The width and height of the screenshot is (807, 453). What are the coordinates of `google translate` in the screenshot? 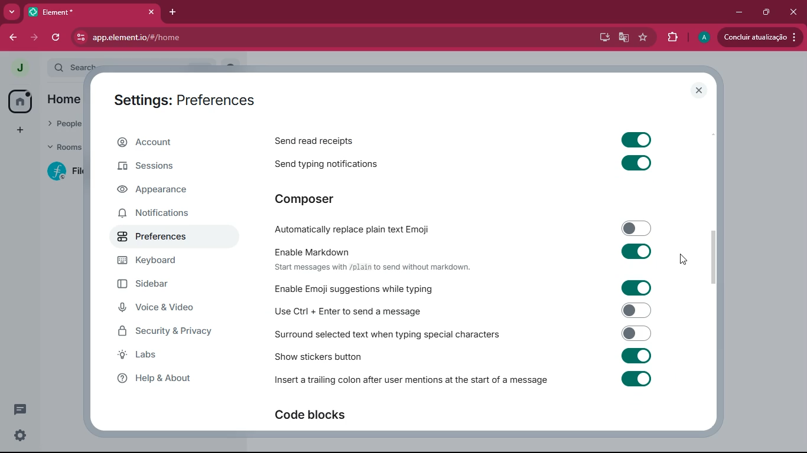 It's located at (623, 39).